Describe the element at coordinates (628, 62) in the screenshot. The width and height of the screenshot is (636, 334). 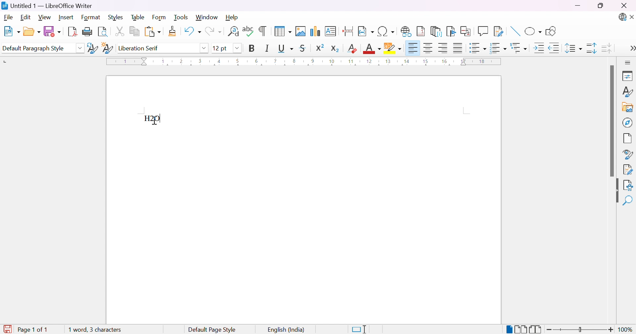
I see `Sidebar settings` at that location.